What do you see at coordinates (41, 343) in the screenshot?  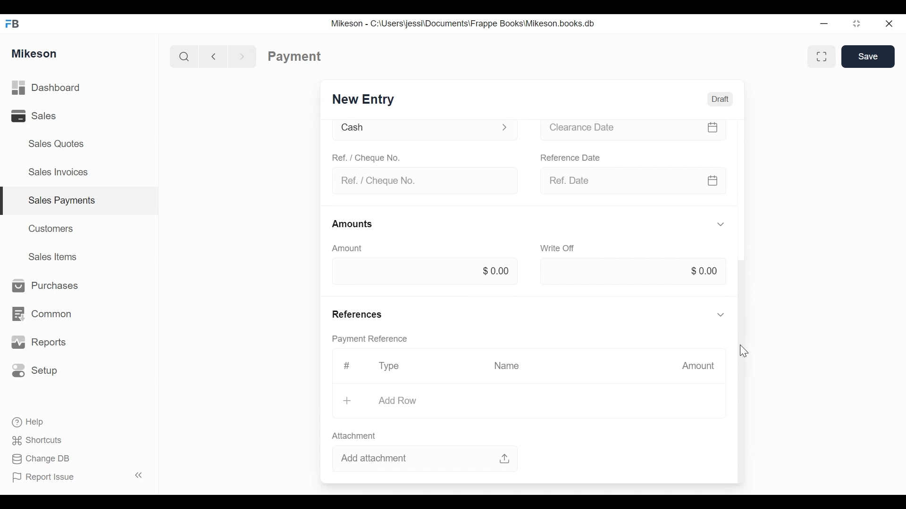 I see `Reports` at bounding box center [41, 343].